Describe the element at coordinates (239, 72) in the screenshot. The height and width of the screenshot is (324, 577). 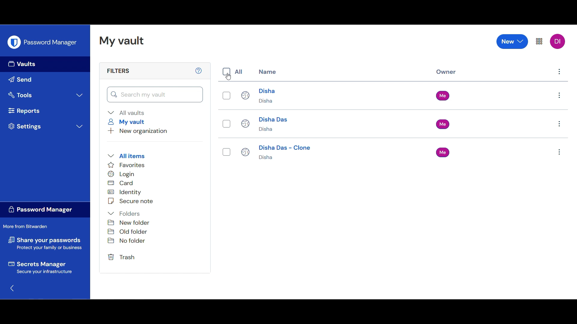
I see `All column` at that location.